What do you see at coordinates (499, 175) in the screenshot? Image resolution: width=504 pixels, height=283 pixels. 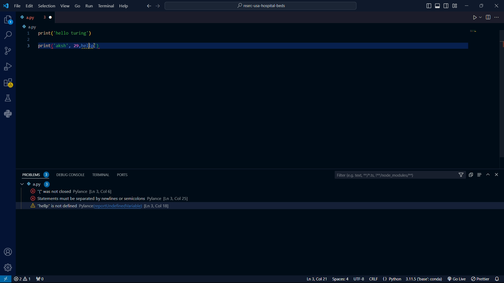 I see `close bar` at bounding box center [499, 175].